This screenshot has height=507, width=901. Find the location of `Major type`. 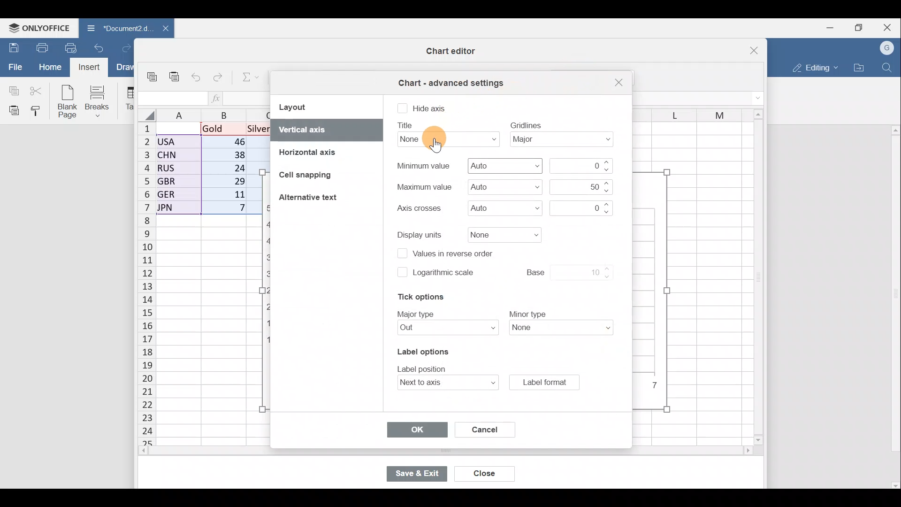

Major type is located at coordinates (443, 329).